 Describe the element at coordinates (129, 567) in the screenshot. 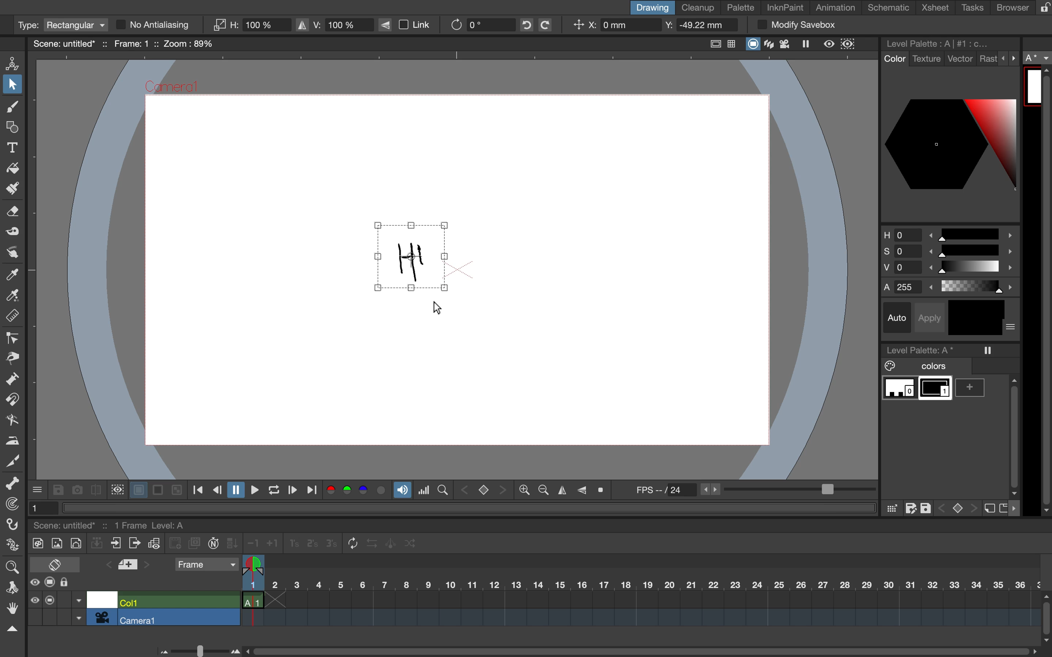

I see `add new memo` at that location.